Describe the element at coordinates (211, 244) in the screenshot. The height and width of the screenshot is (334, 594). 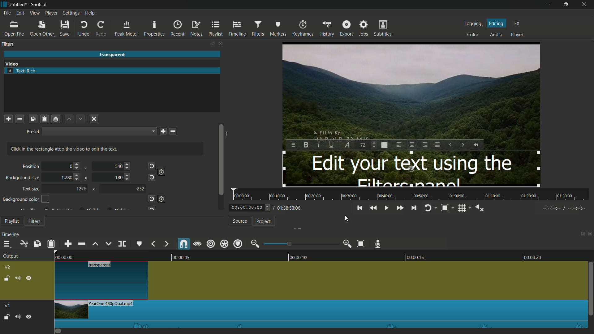
I see `ripple` at that location.